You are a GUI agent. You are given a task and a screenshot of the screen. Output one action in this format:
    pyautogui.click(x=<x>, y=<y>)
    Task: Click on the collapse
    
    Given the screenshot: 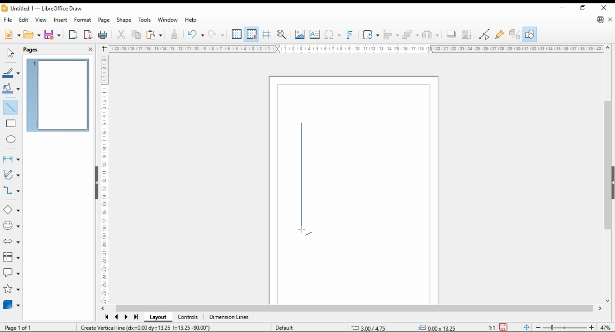 What is the action you would take?
    pyautogui.click(x=96, y=182)
    